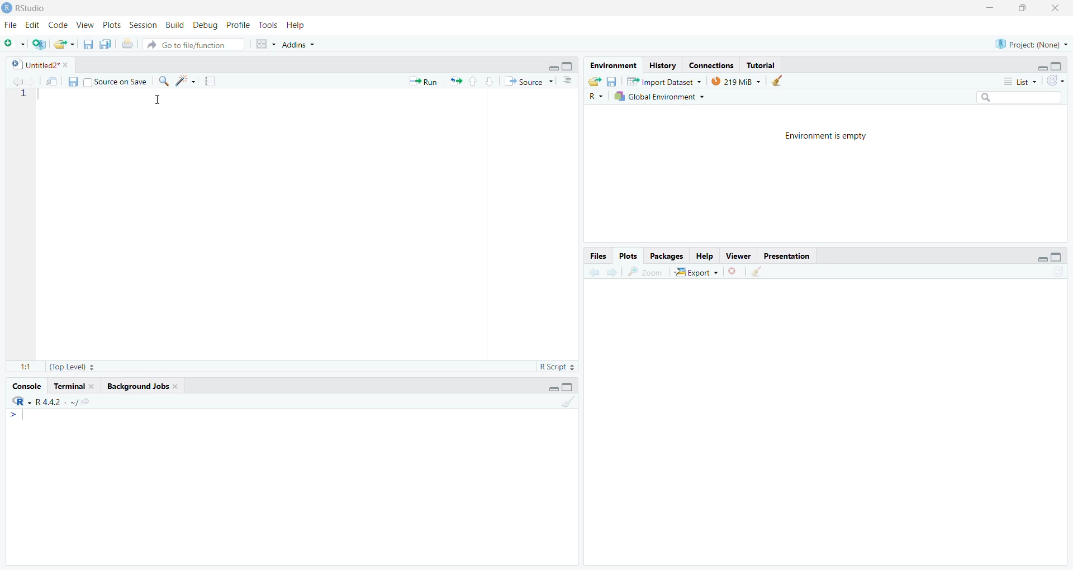 The width and height of the screenshot is (1073, 570). Describe the element at coordinates (704, 255) in the screenshot. I see `Help.` at that location.